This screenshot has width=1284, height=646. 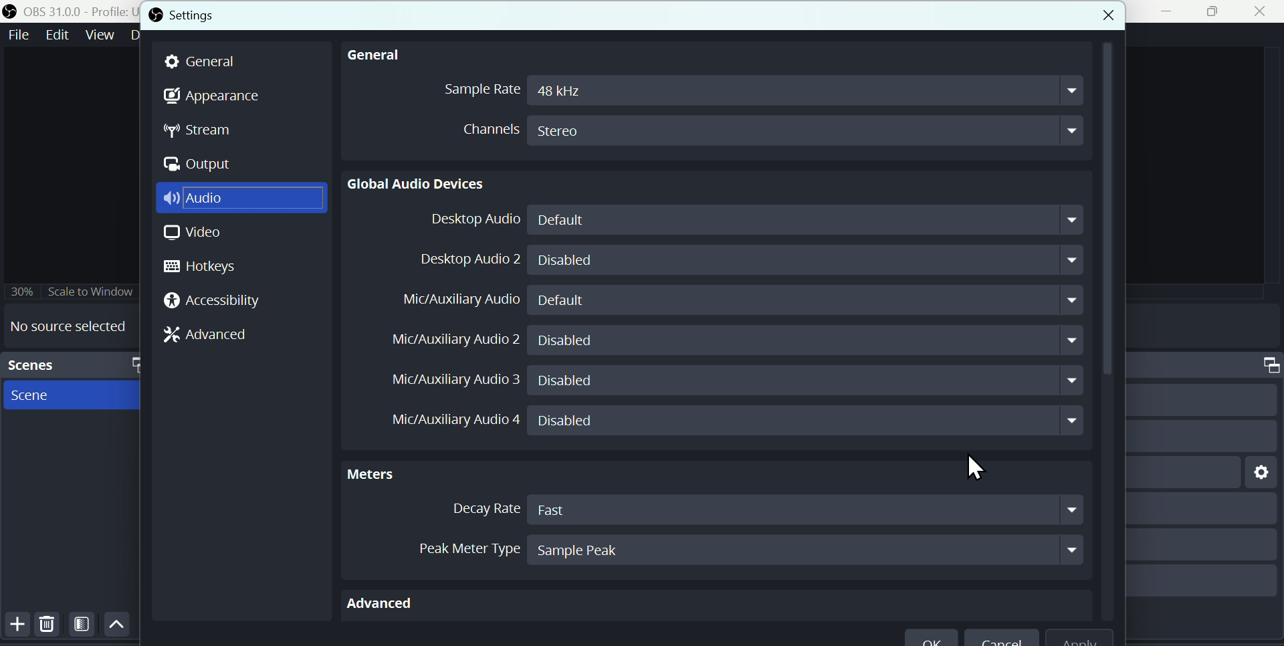 I want to click on close, so click(x=1094, y=13).